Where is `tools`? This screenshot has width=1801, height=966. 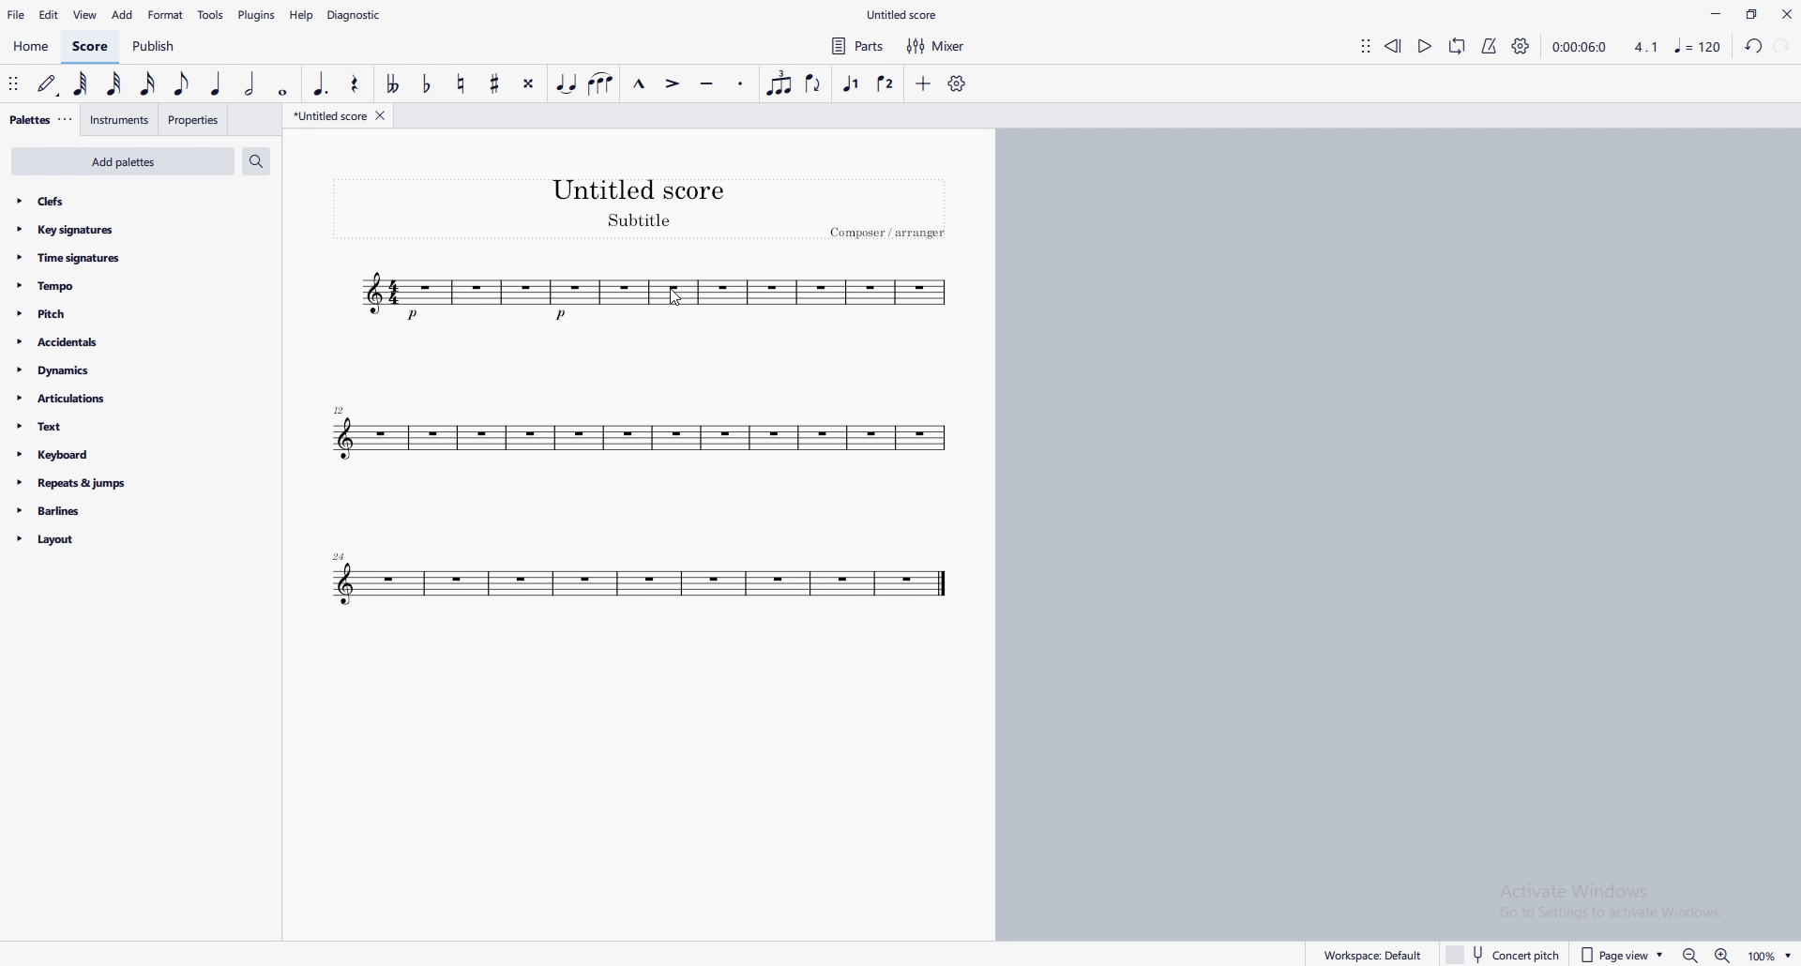
tools is located at coordinates (210, 15).